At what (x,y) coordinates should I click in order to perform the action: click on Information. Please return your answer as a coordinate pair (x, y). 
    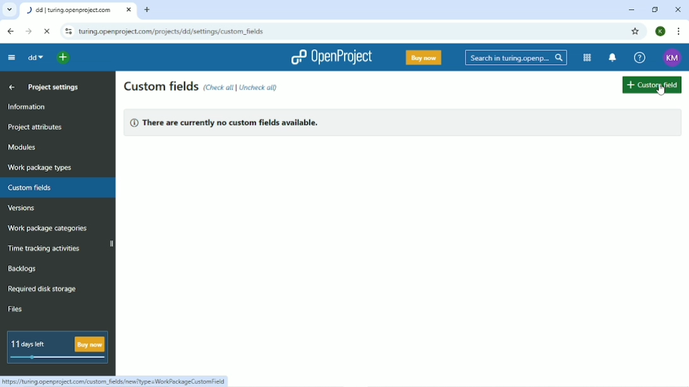
    Looking at the image, I should click on (26, 105).